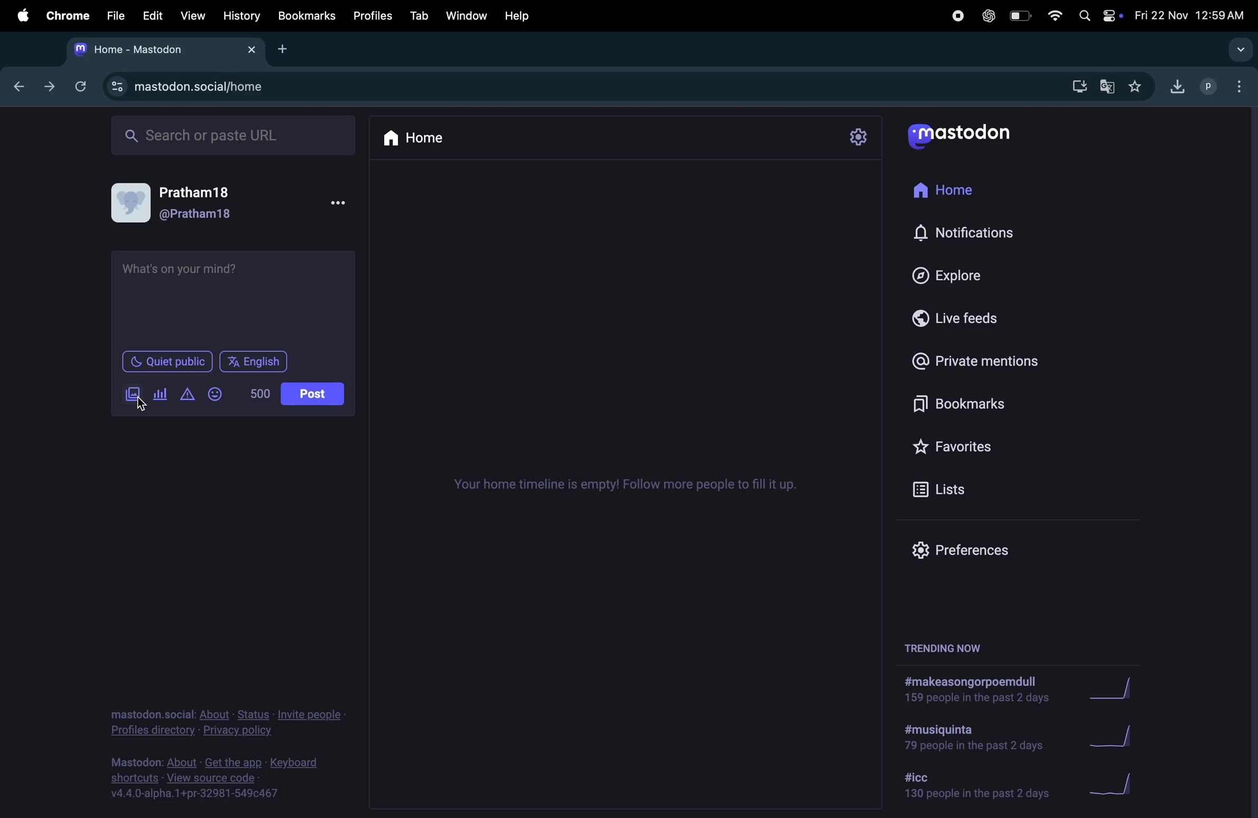  I want to click on hashtags, so click(972, 739).